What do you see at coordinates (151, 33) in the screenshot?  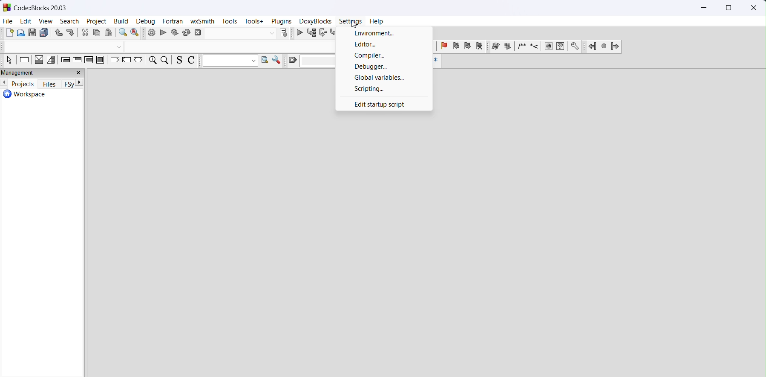 I see `build` at bounding box center [151, 33].